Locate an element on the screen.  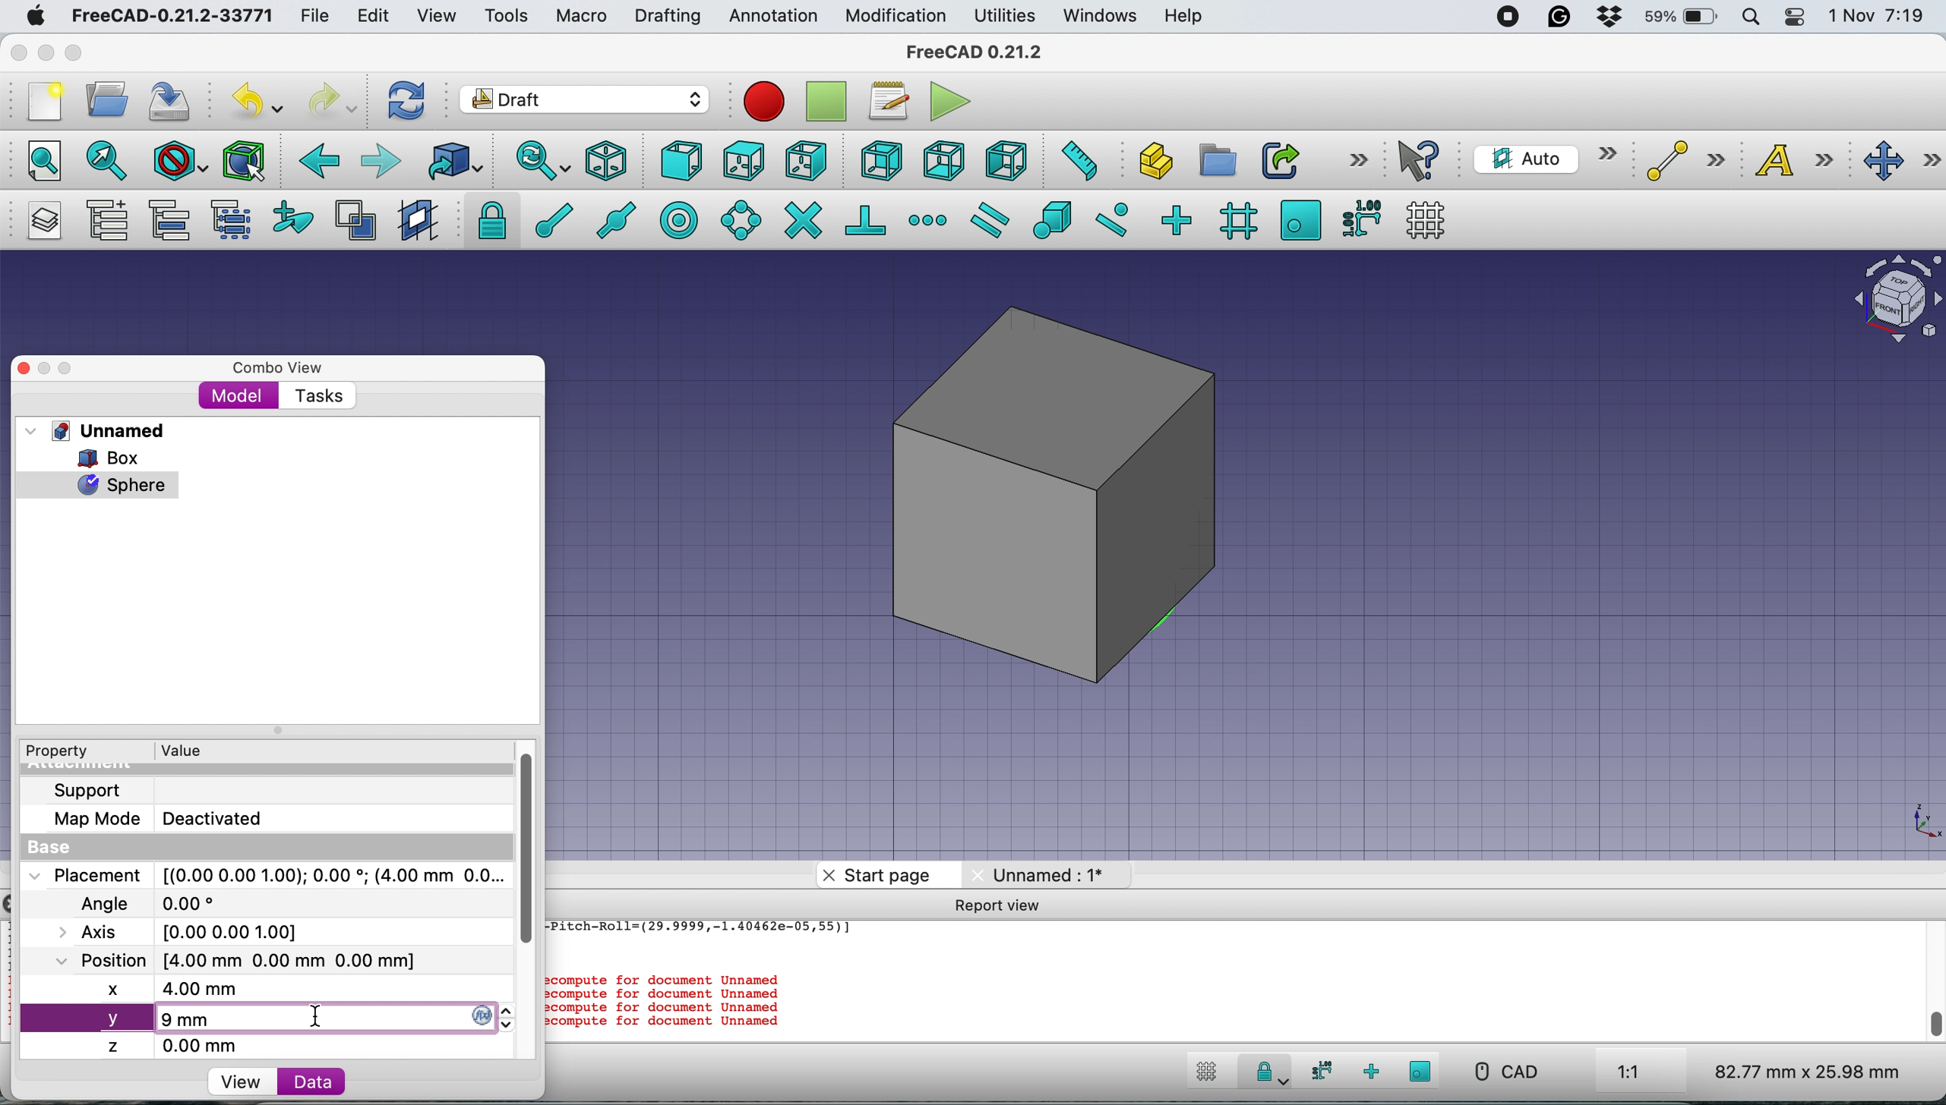
more options is located at coordinates (1358, 159).